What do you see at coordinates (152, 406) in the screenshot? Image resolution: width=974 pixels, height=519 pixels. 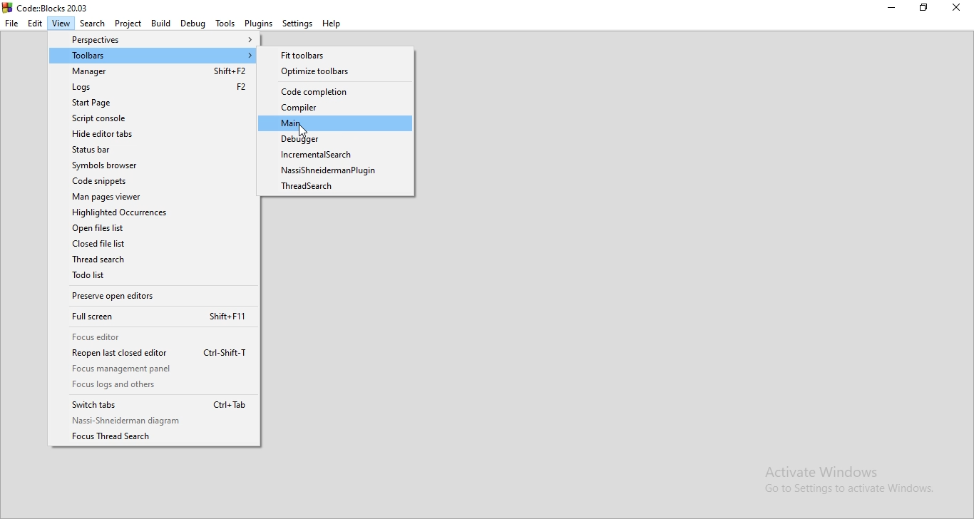 I see `Switch tabs` at bounding box center [152, 406].